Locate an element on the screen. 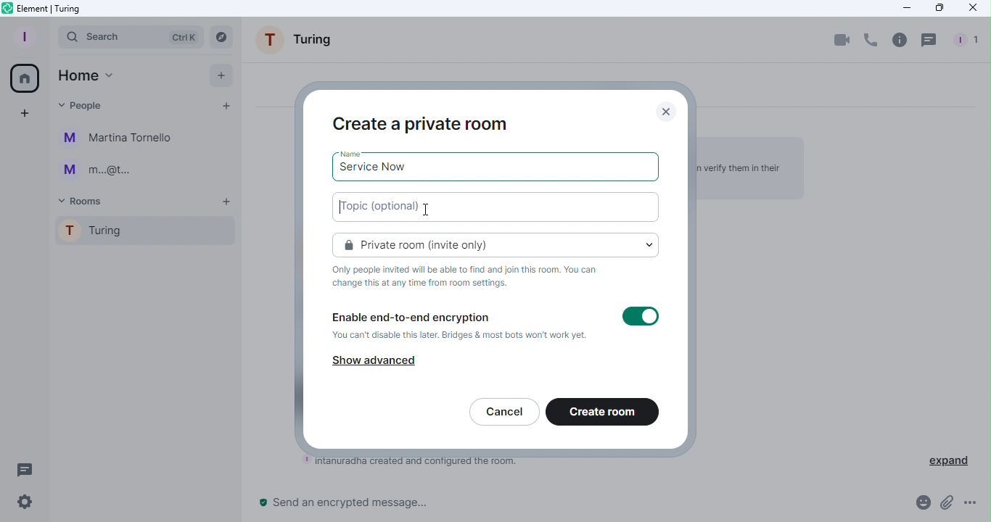 The height and width of the screenshot is (522, 991). Create a private room is located at coordinates (422, 123).